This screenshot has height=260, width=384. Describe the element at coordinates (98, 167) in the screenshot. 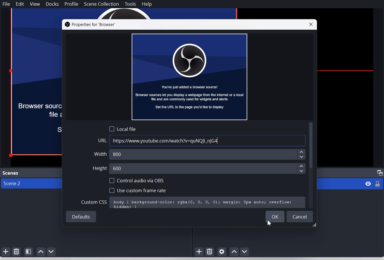

I see `Height` at that location.